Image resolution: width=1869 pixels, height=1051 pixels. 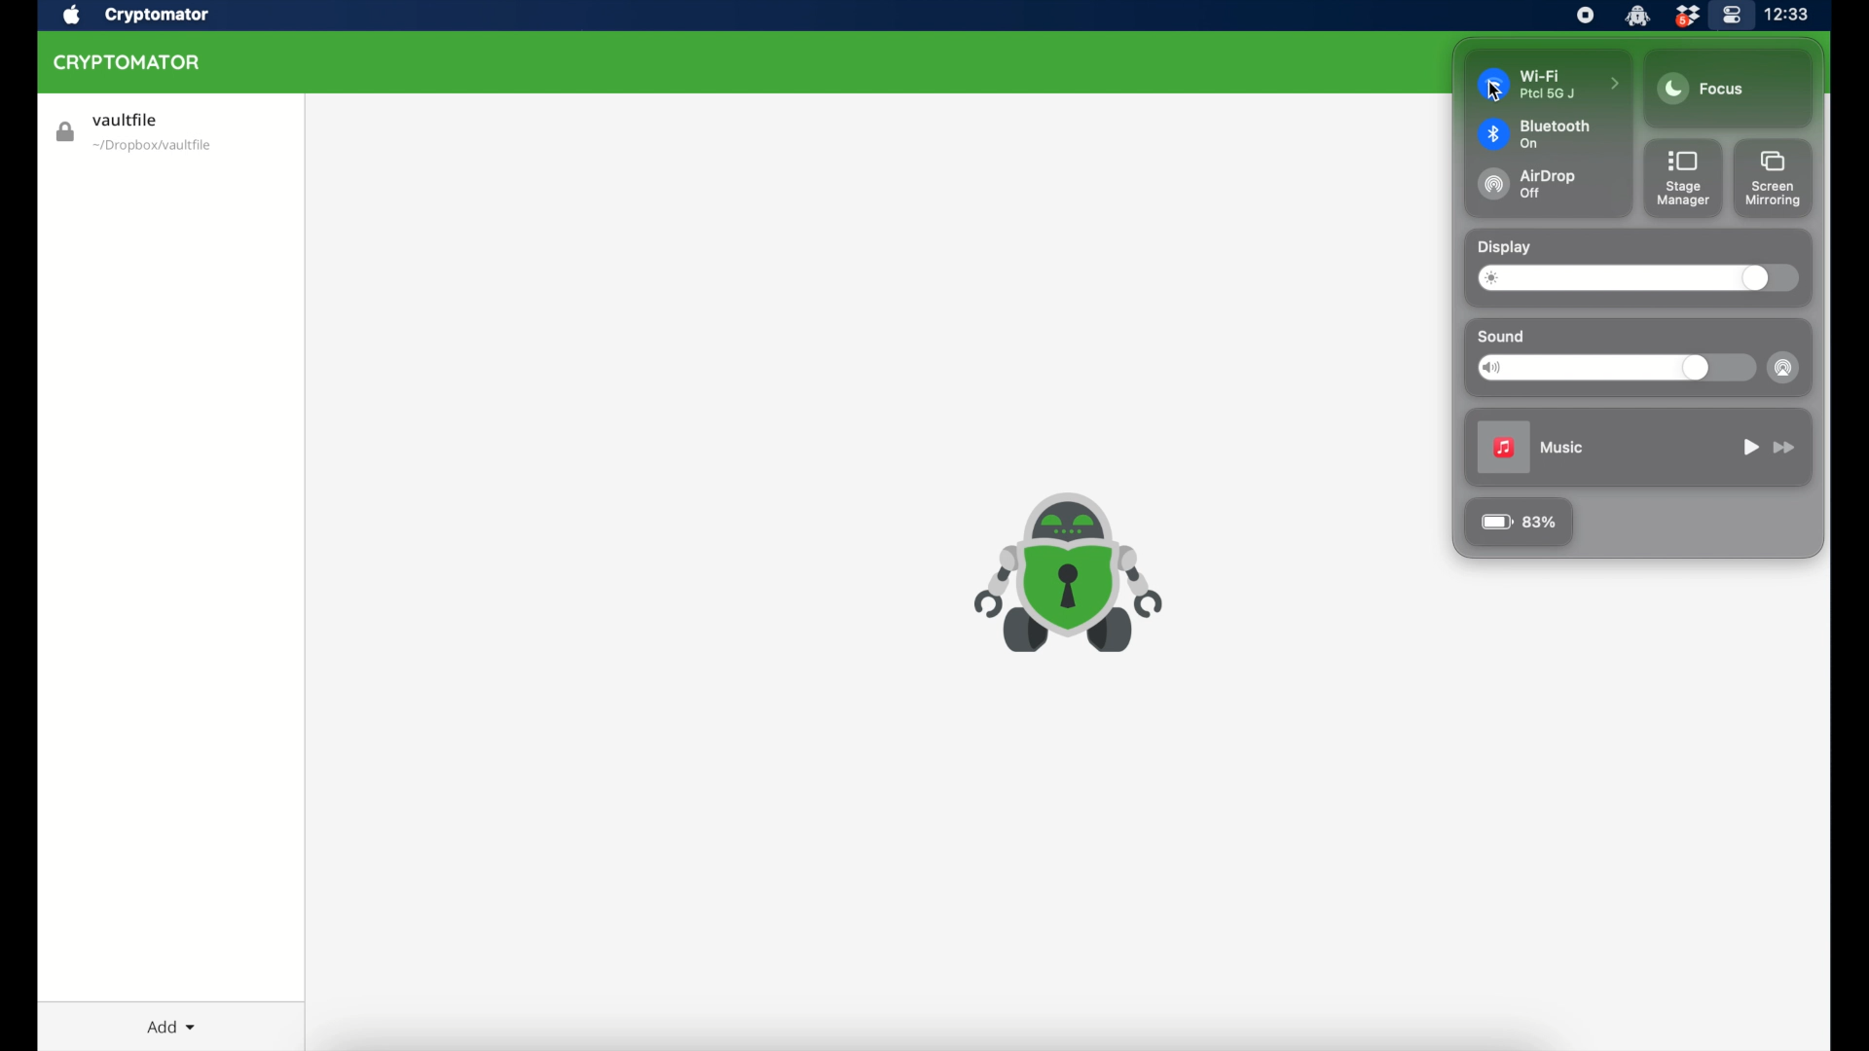 What do you see at coordinates (1587, 15) in the screenshot?
I see `screen recorder icon` at bounding box center [1587, 15].